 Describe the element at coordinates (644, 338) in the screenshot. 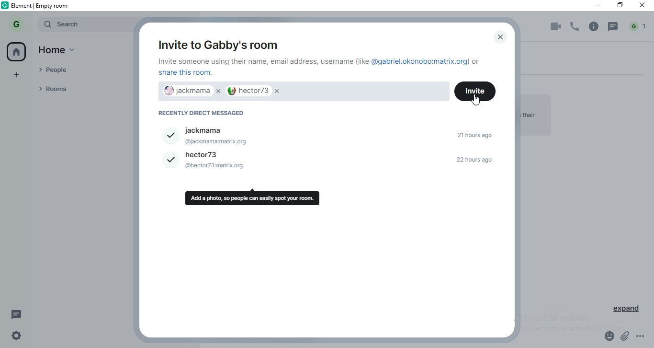

I see `options` at that location.